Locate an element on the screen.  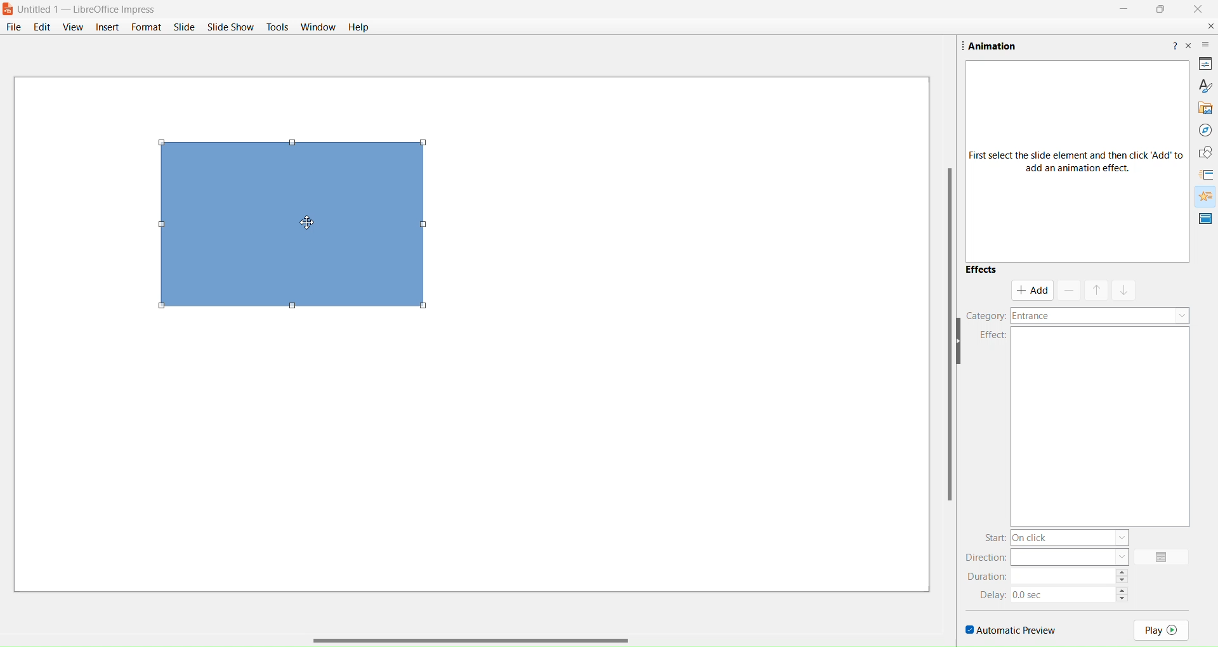
Maximise is located at coordinates (1158, 11).